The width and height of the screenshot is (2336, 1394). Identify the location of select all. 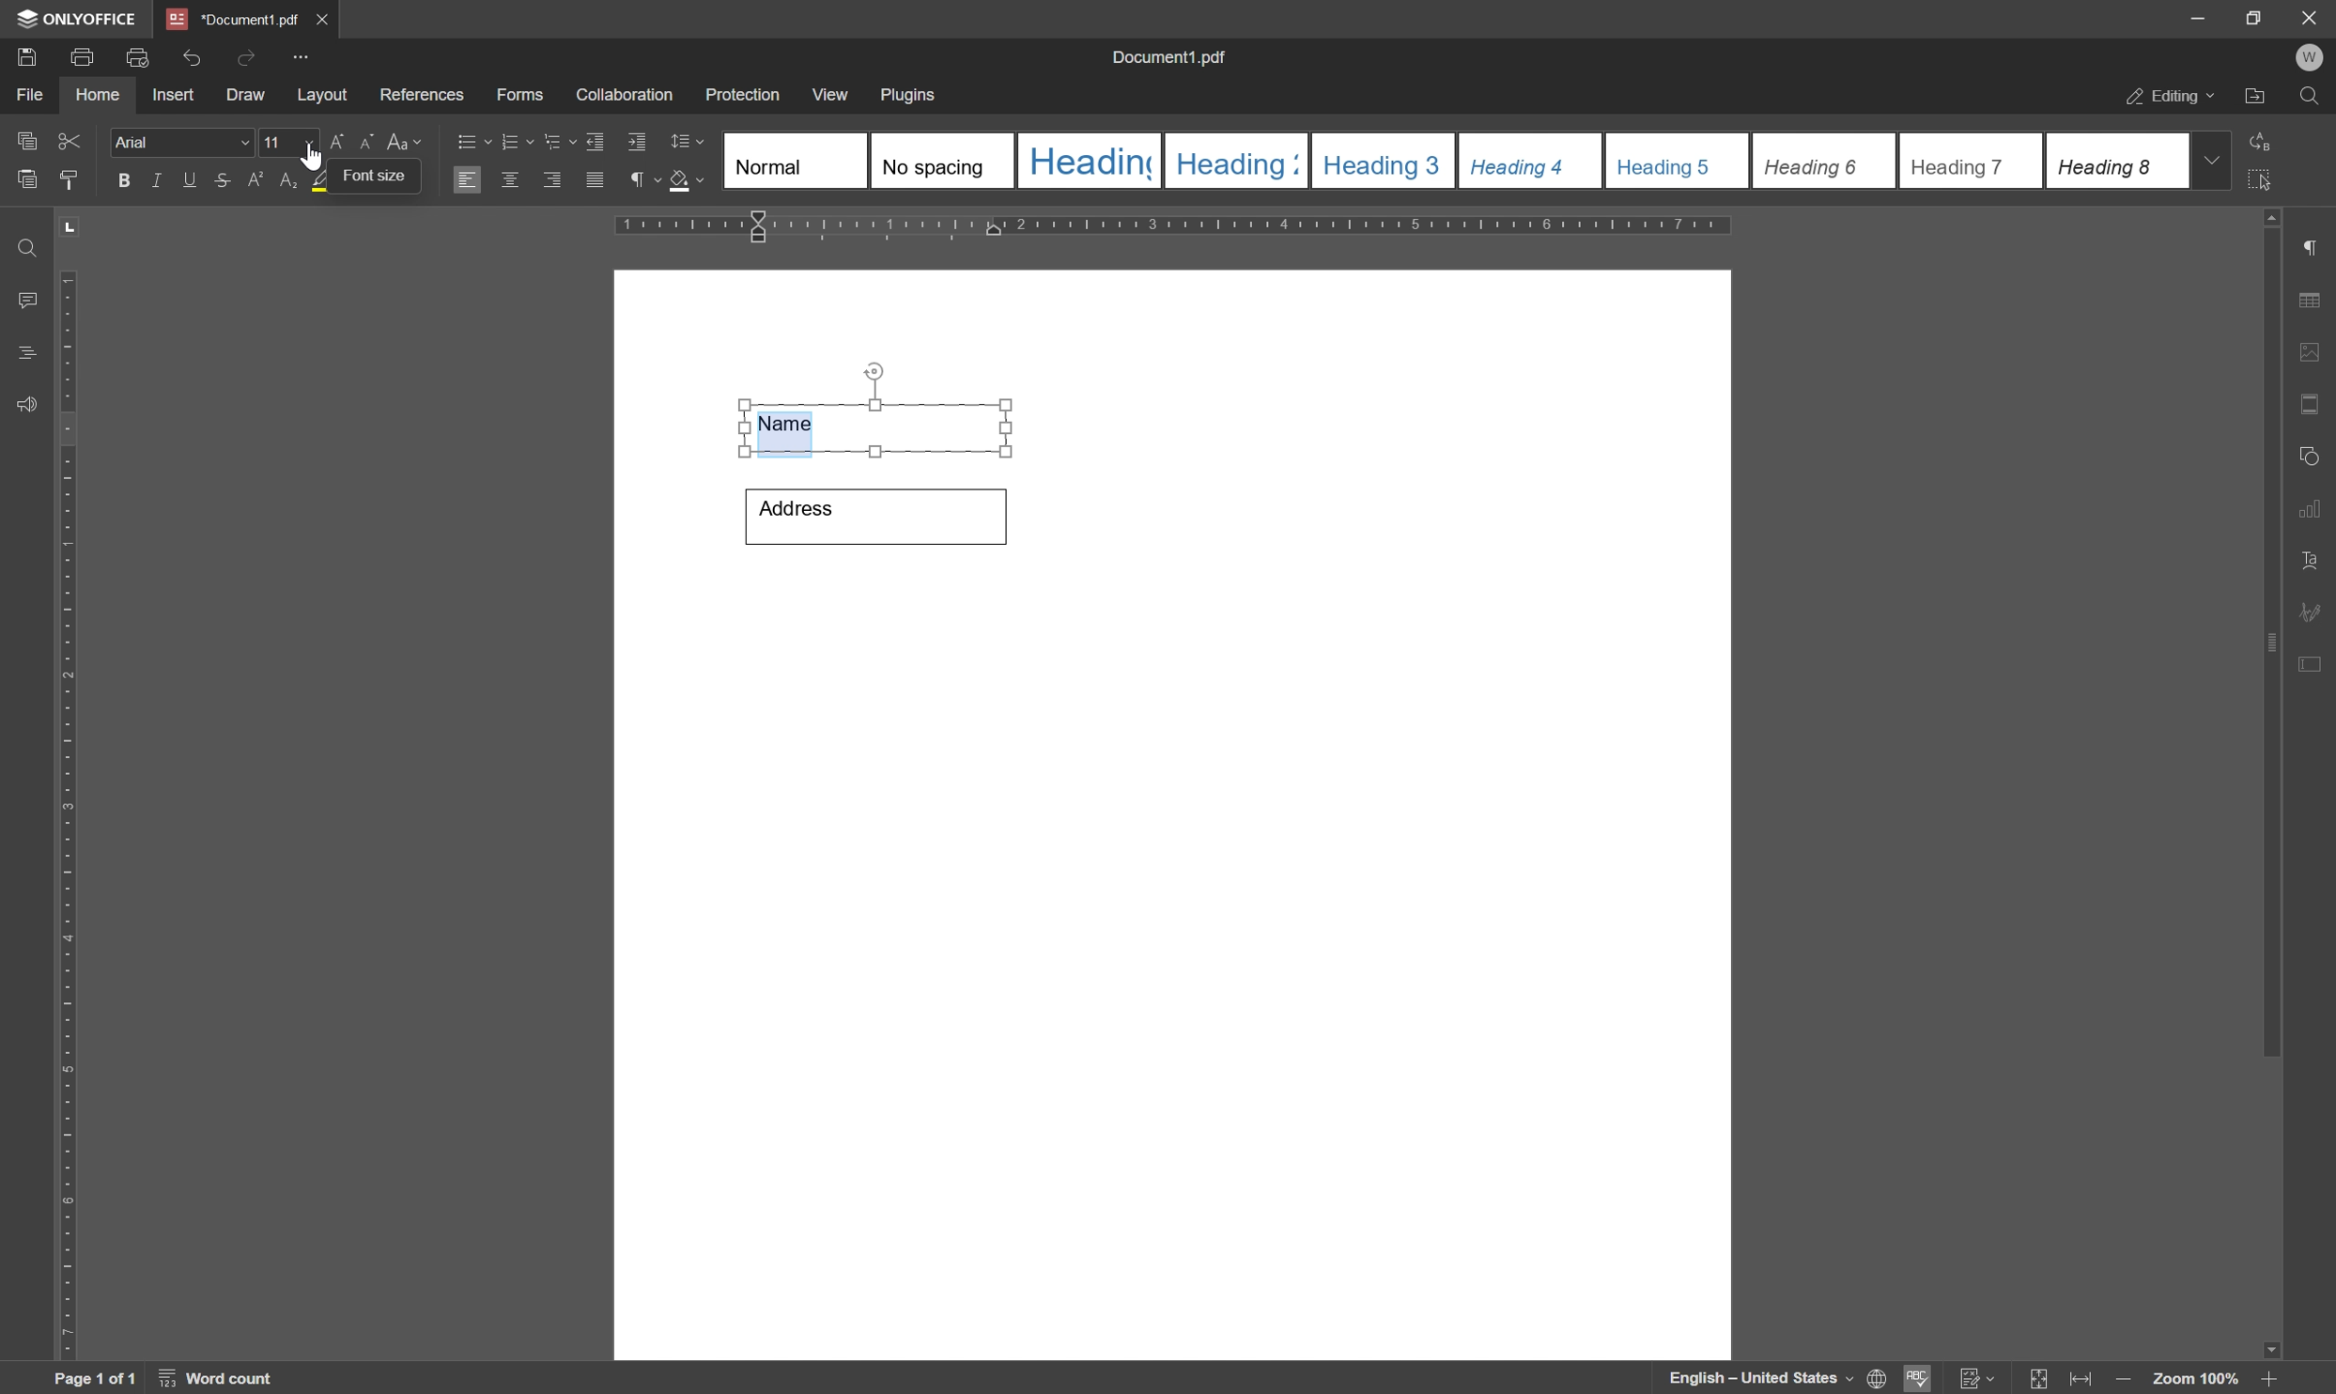
(2269, 179).